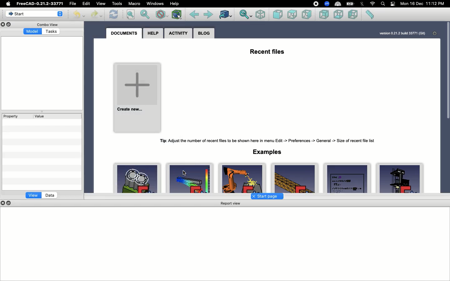 This screenshot has height=281, width=450. I want to click on Tip: Adjust the number of recent files to be shown here in menu Edit -> Preferences -> General -> Size of recent file list, so click(270, 140).